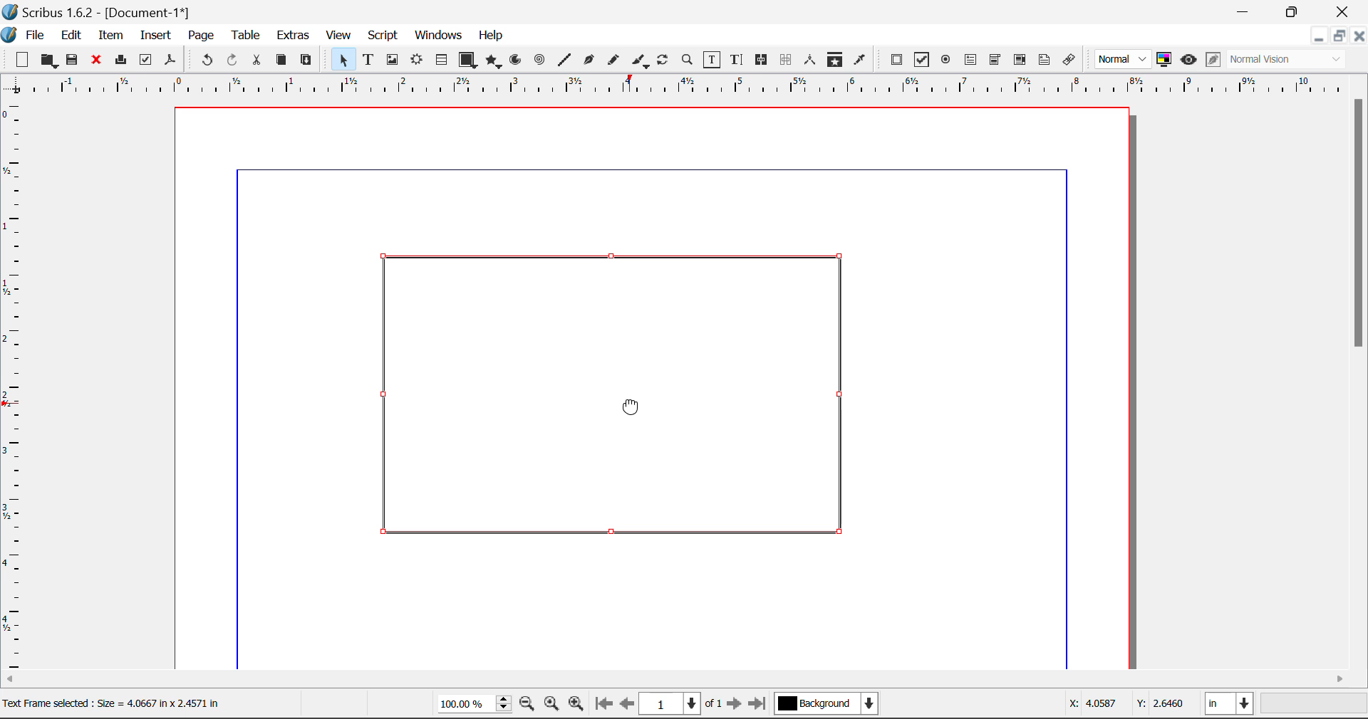 Image resolution: width=1368 pixels, height=719 pixels. Describe the element at coordinates (971, 58) in the screenshot. I see `Pdf Text Field` at that location.